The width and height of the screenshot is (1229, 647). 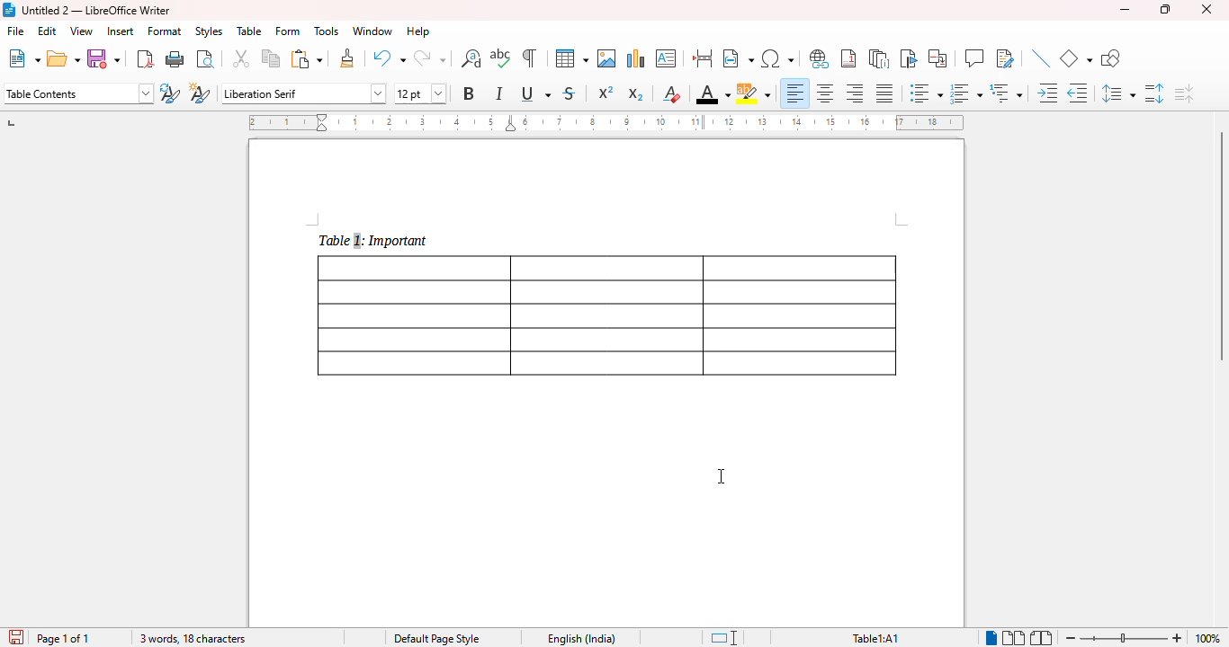 I want to click on save, so click(x=103, y=58).